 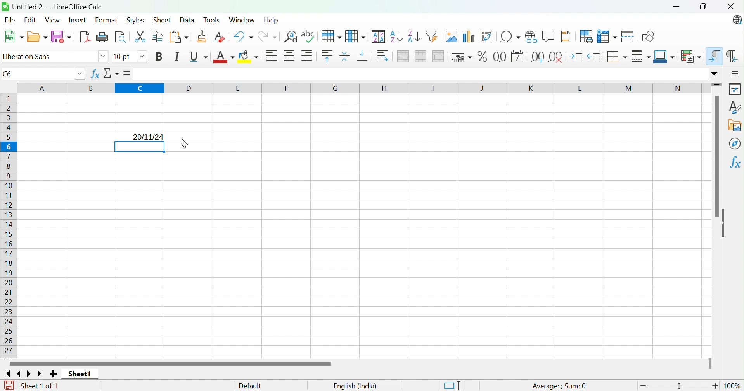 I want to click on Sort, so click(x=379, y=37).